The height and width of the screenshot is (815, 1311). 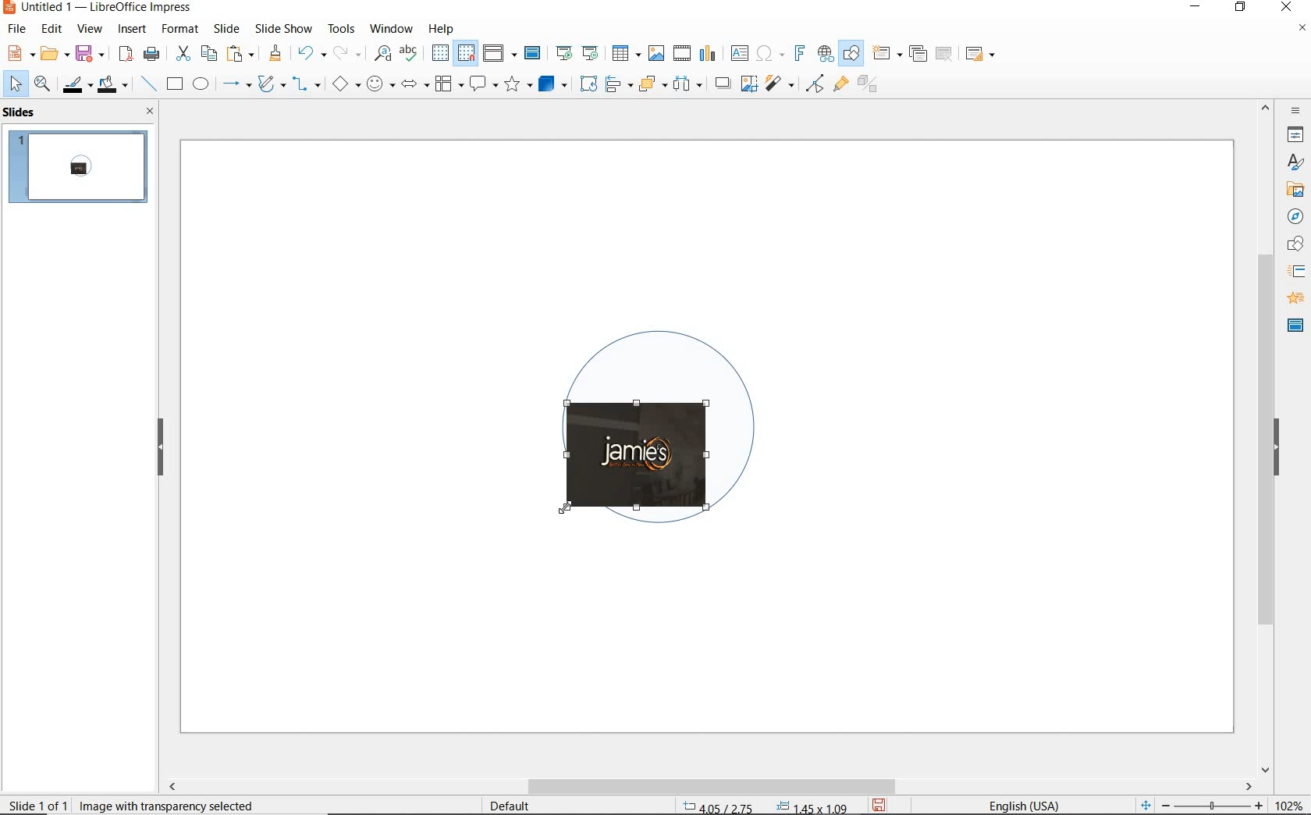 What do you see at coordinates (708, 54) in the screenshot?
I see `insert chart` at bounding box center [708, 54].